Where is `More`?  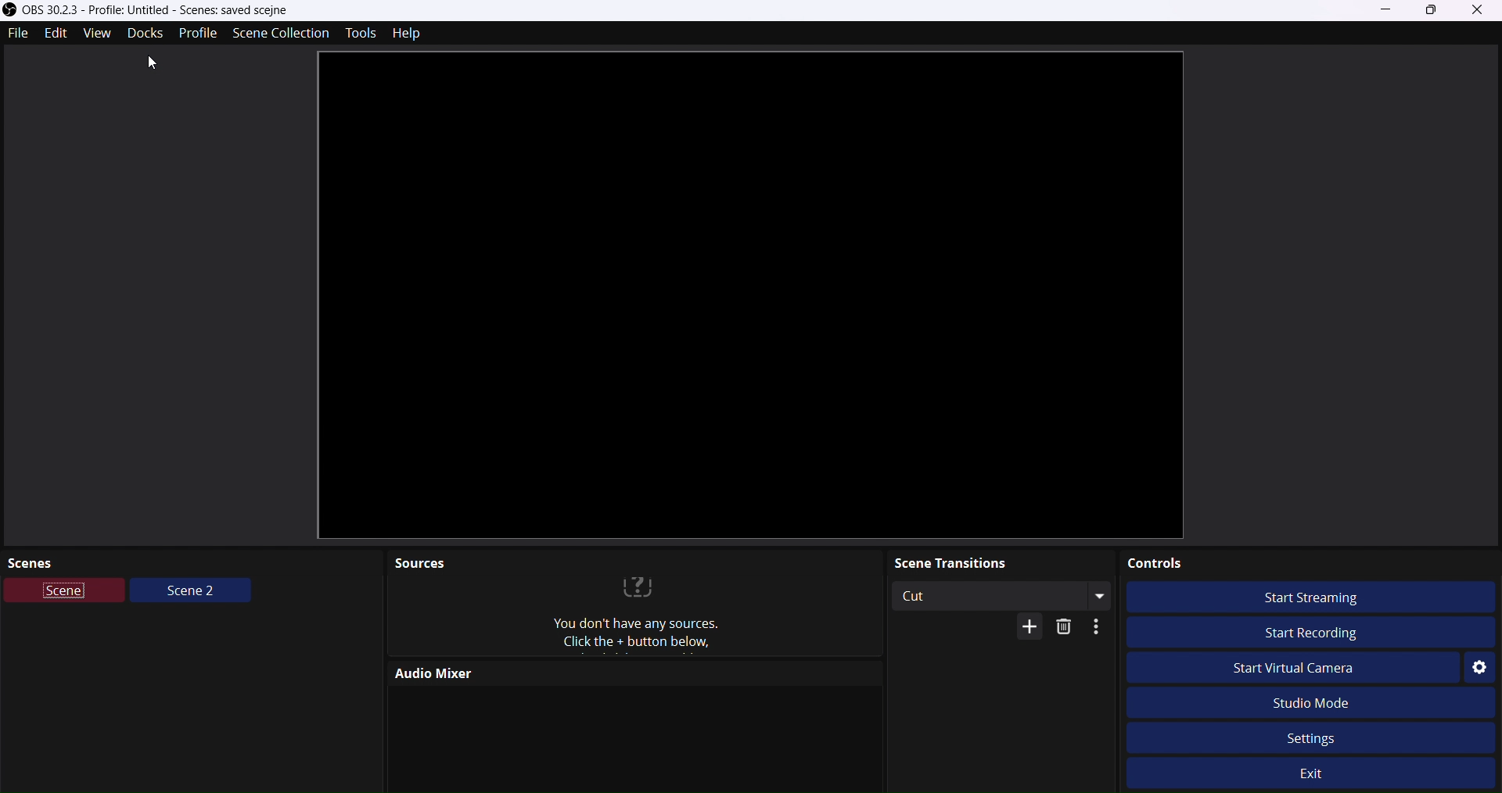 More is located at coordinates (1101, 628).